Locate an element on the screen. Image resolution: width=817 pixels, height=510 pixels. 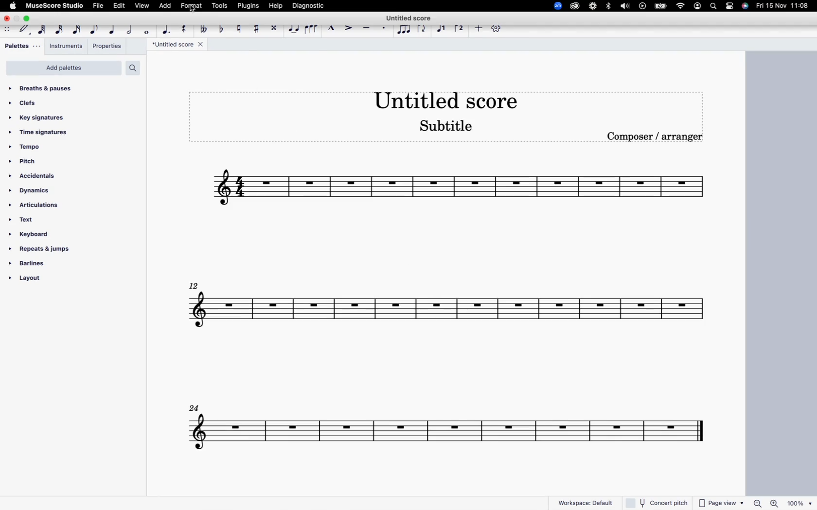
add is located at coordinates (166, 6).